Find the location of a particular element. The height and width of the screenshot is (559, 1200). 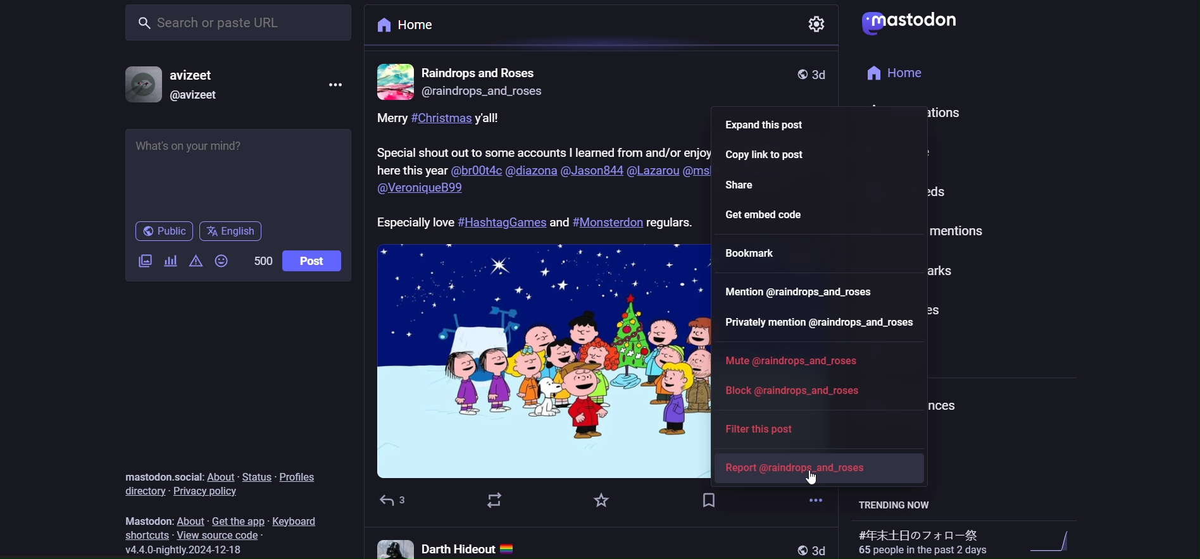

private mention is located at coordinates (816, 323).